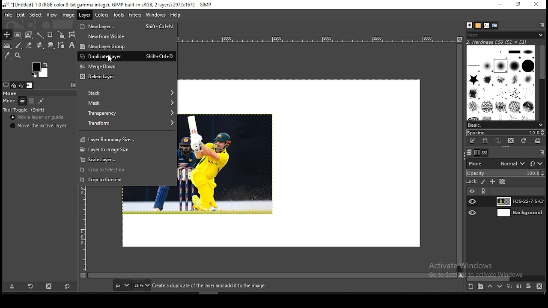 Image resolution: width=548 pixels, height=308 pixels. What do you see at coordinates (511, 141) in the screenshot?
I see `delete brush` at bounding box center [511, 141].